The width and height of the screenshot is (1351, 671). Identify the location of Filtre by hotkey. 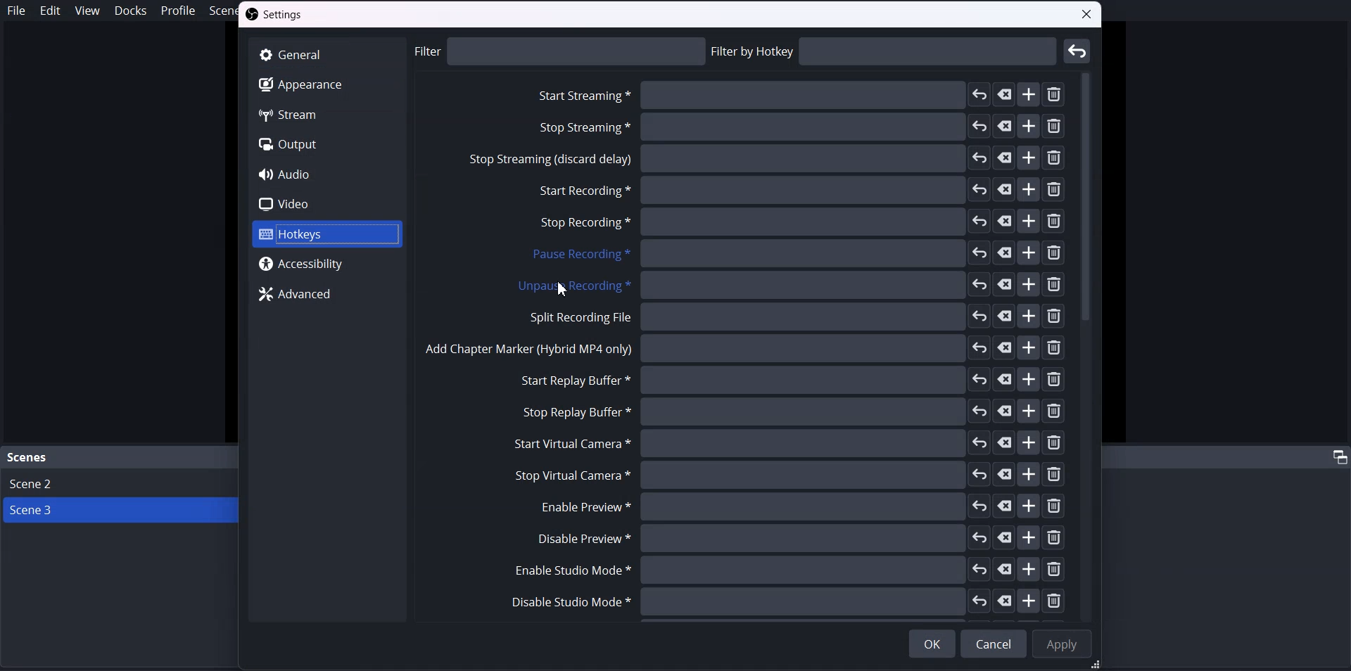
(885, 51).